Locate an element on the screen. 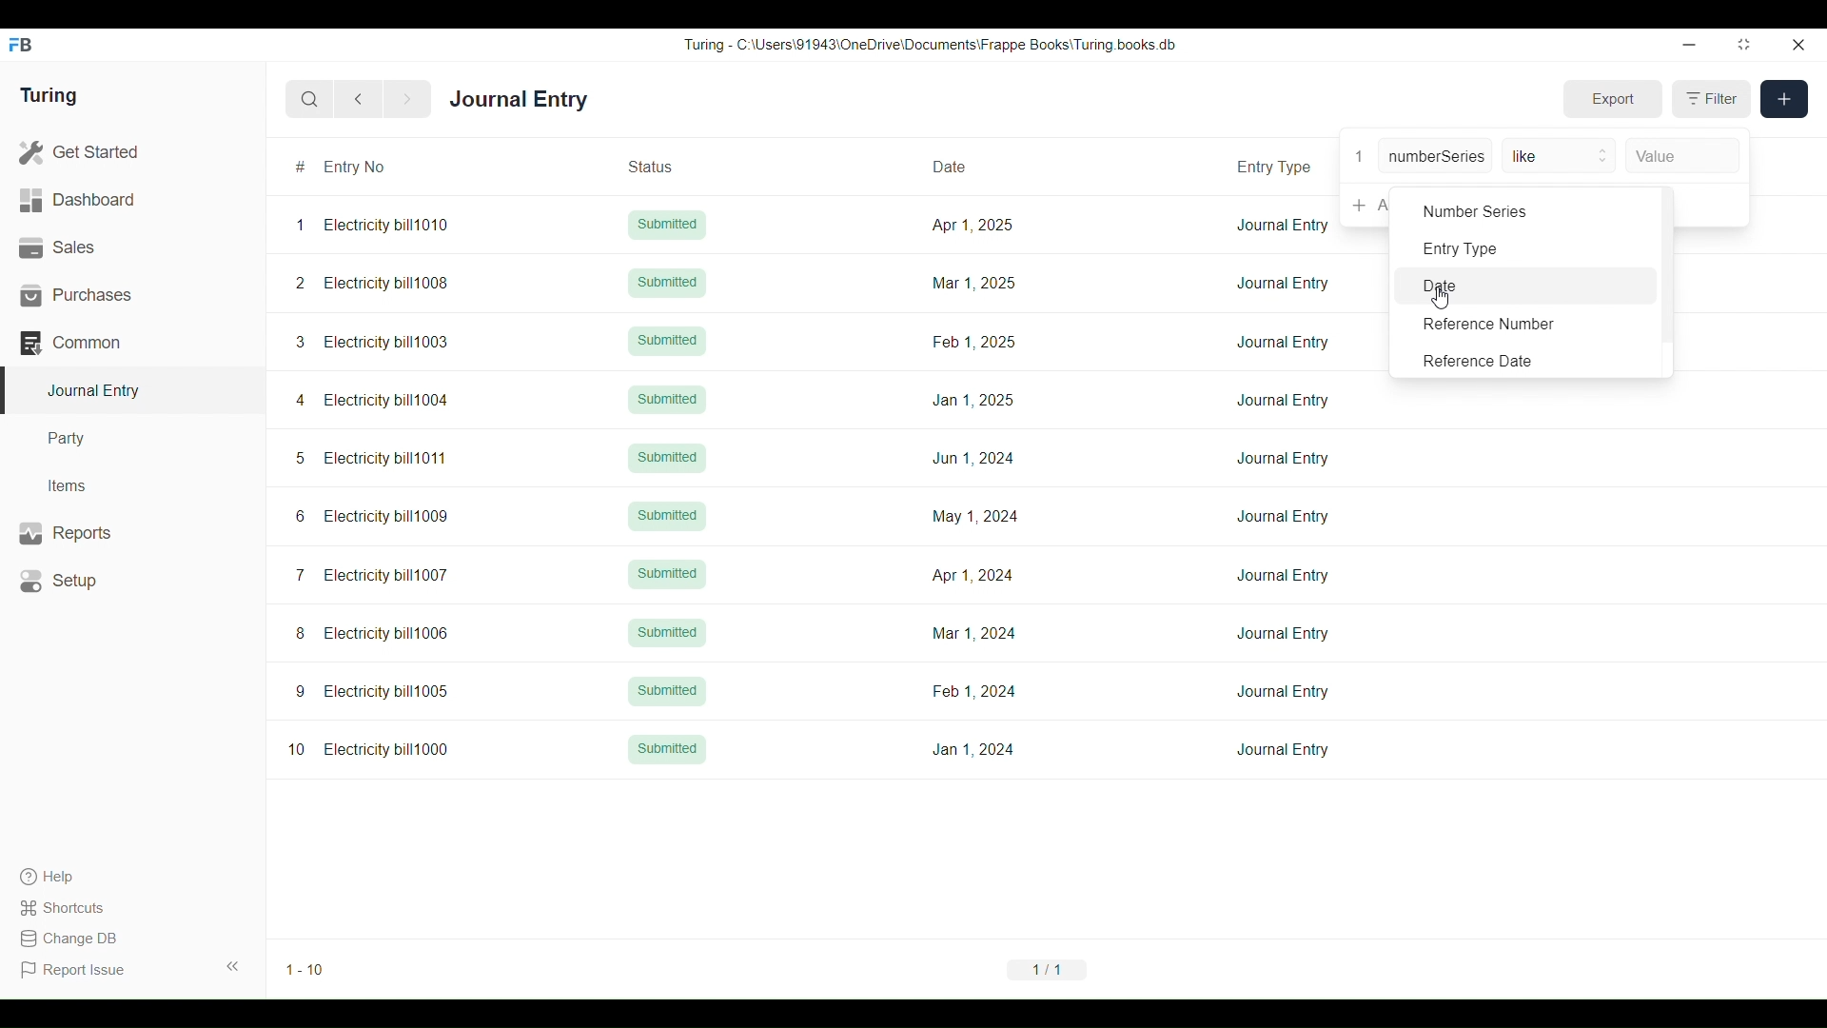  Apr 1, 2025 is located at coordinates (972, 224).